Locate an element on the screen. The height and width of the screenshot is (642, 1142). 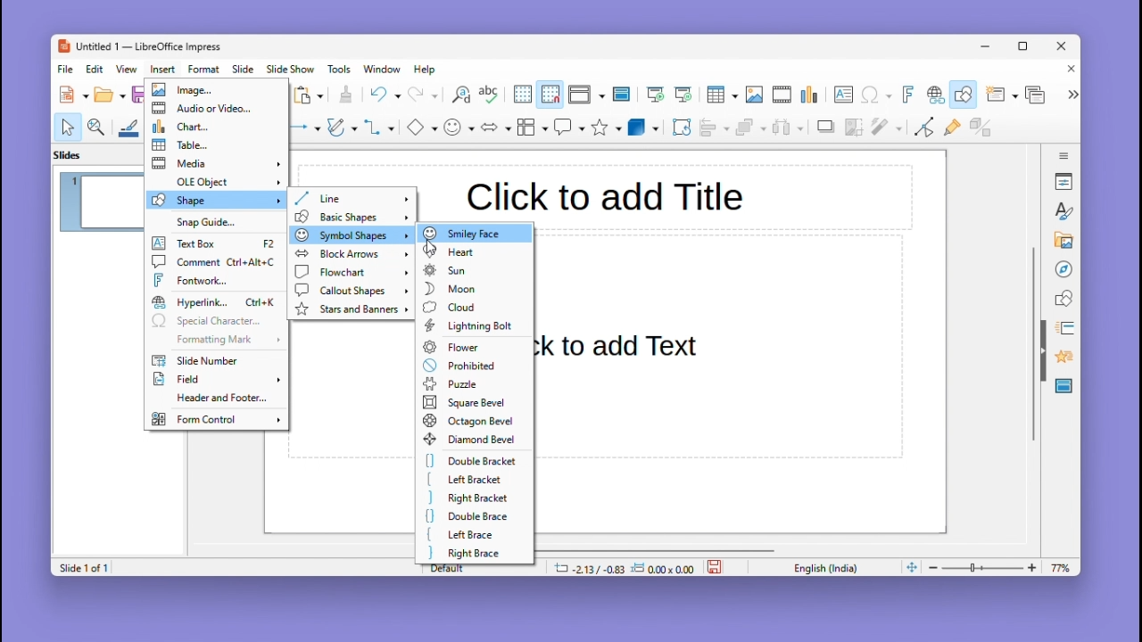
Right brace is located at coordinates (473, 553).